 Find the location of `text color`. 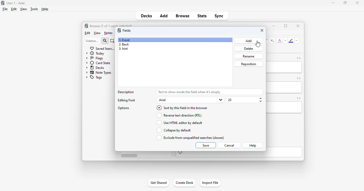

text color is located at coordinates (280, 40).